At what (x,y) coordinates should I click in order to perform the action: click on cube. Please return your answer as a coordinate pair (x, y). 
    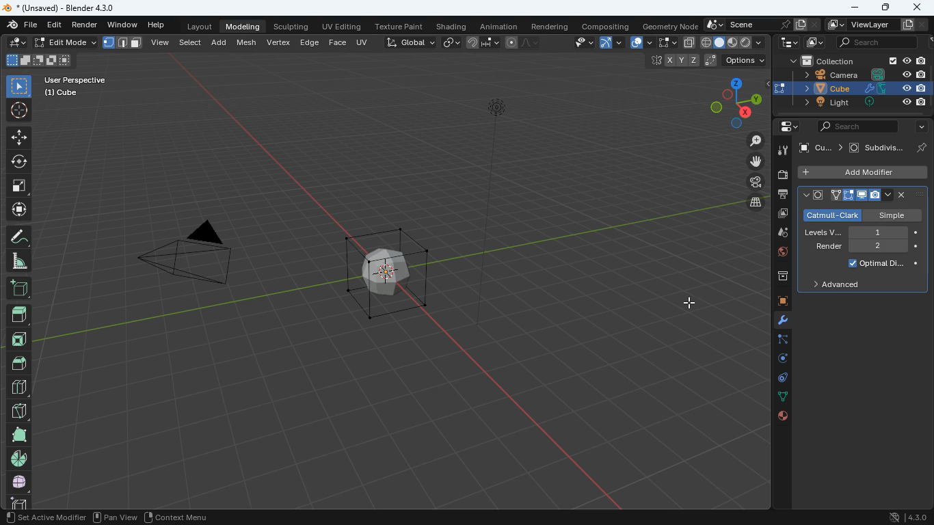
    Looking at the image, I should click on (780, 302).